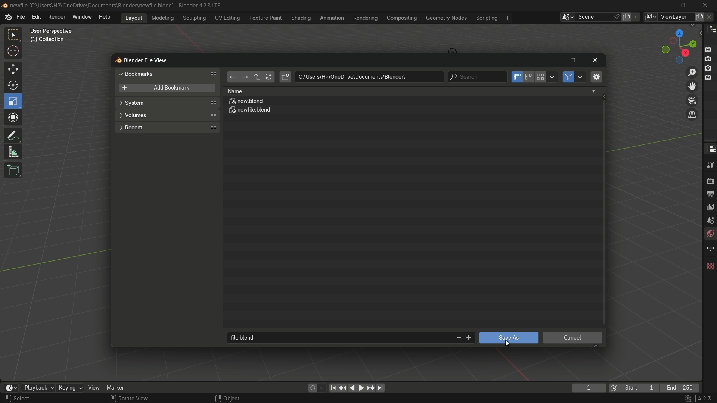  Describe the element at coordinates (617, 17) in the screenshot. I see `pin scene to workplace` at that location.